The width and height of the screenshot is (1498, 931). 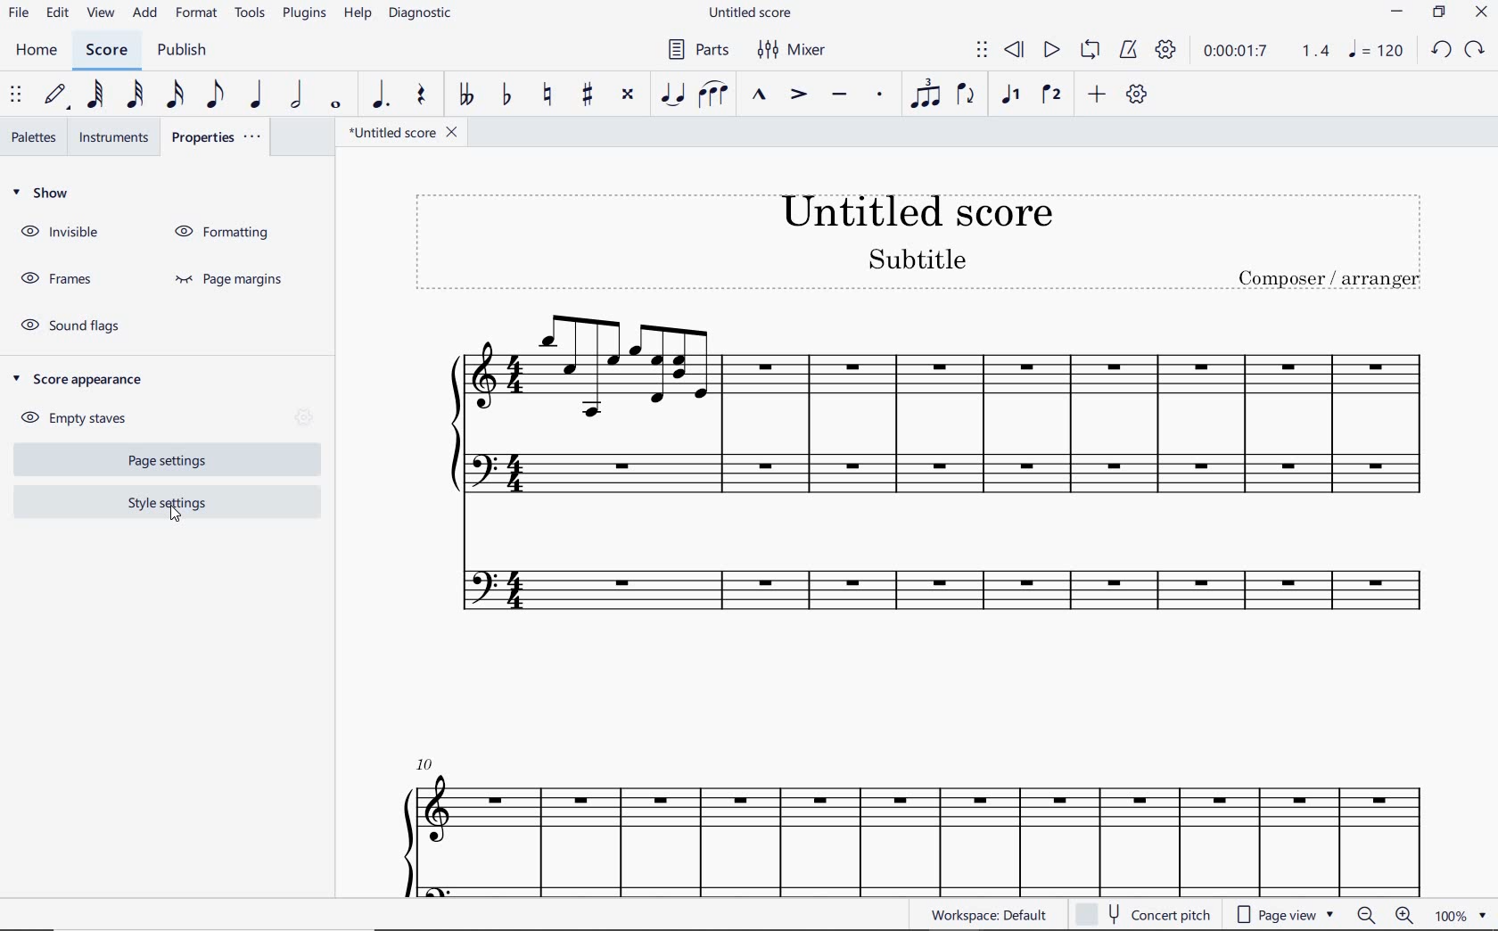 What do you see at coordinates (909, 600) in the screenshot?
I see `INSTRUMENT: FLUTE` at bounding box center [909, 600].